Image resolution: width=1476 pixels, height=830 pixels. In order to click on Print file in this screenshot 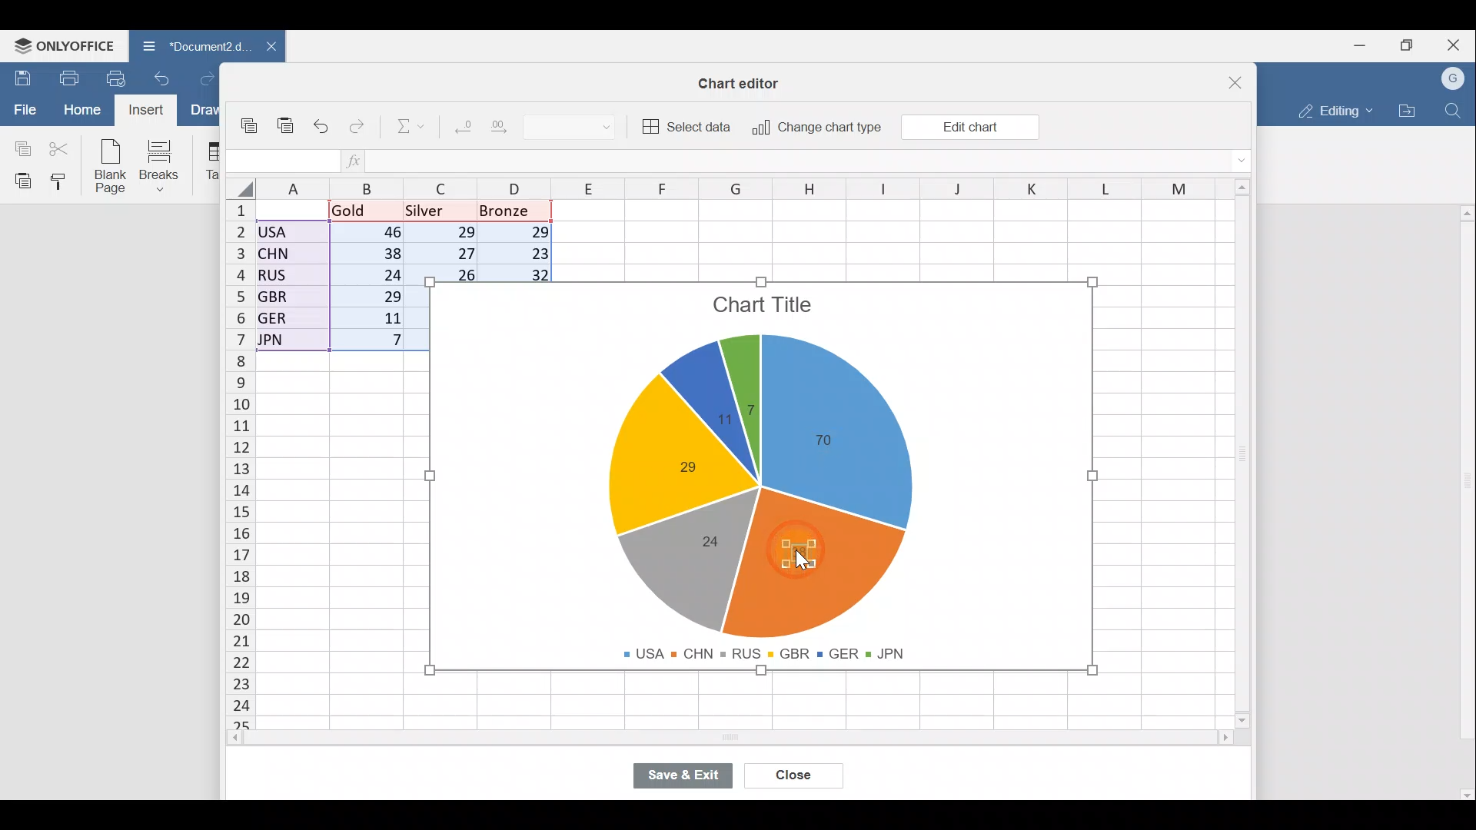, I will do `click(68, 77)`.